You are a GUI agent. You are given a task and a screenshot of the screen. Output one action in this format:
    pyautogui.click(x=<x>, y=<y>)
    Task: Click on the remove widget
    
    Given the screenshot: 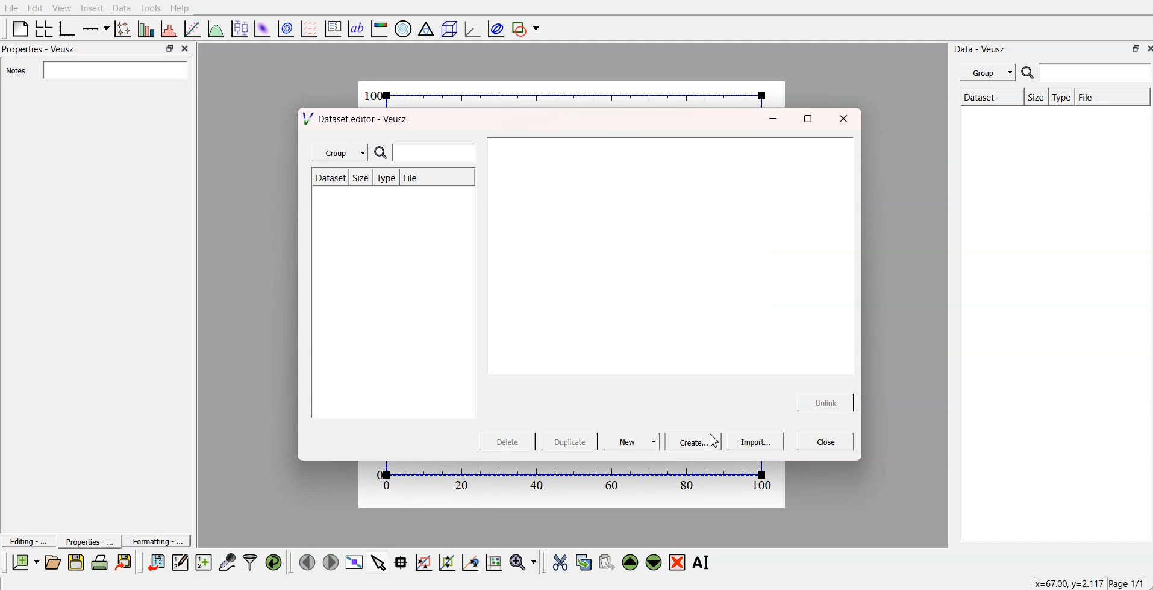 What is the action you would take?
    pyautogui.click(x=677, y=562)
    